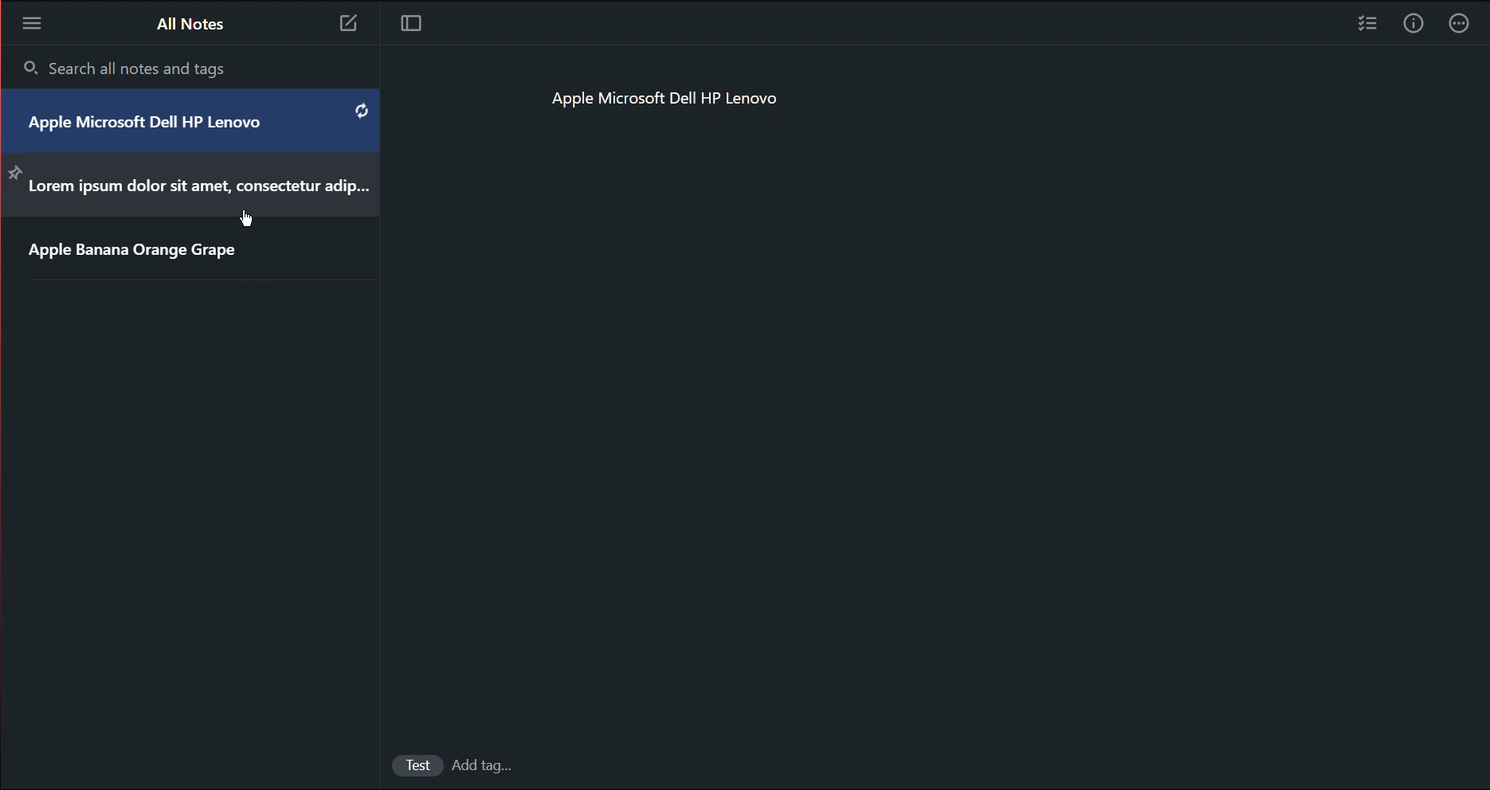  Describe the element at coordinates (248, 220) in the screenshot. I see `Cursor` at that location.